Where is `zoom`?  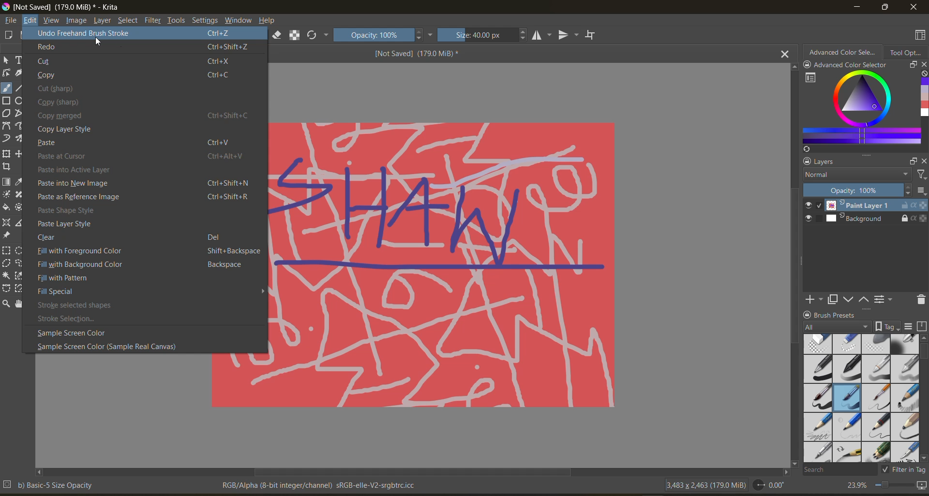
zoom is located at coordinates (894, 485).